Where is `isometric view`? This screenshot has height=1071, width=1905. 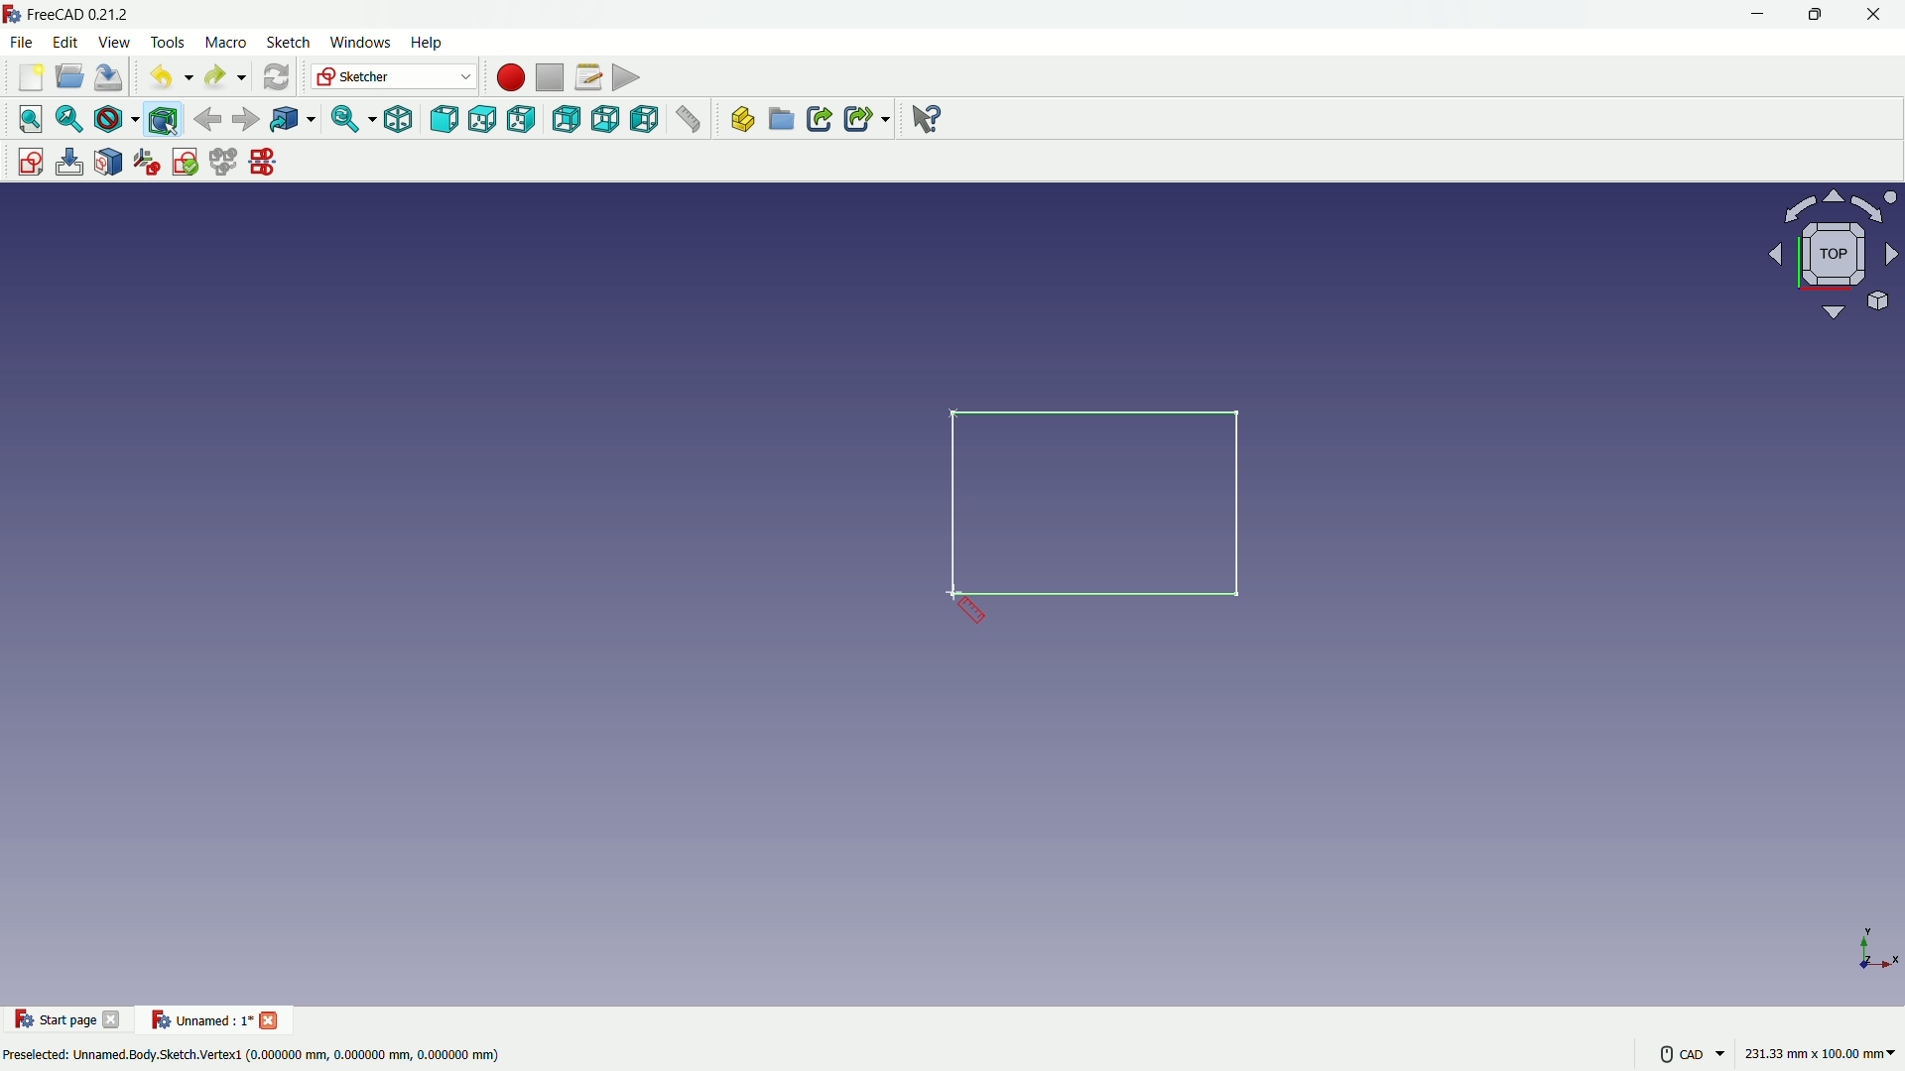
isometric view is located at coordinates (392, 119).